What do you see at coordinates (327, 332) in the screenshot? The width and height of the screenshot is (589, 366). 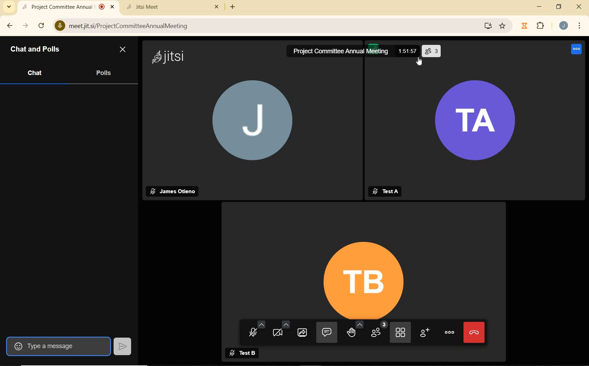 I see `open chat` at bounding box center [327, 332].